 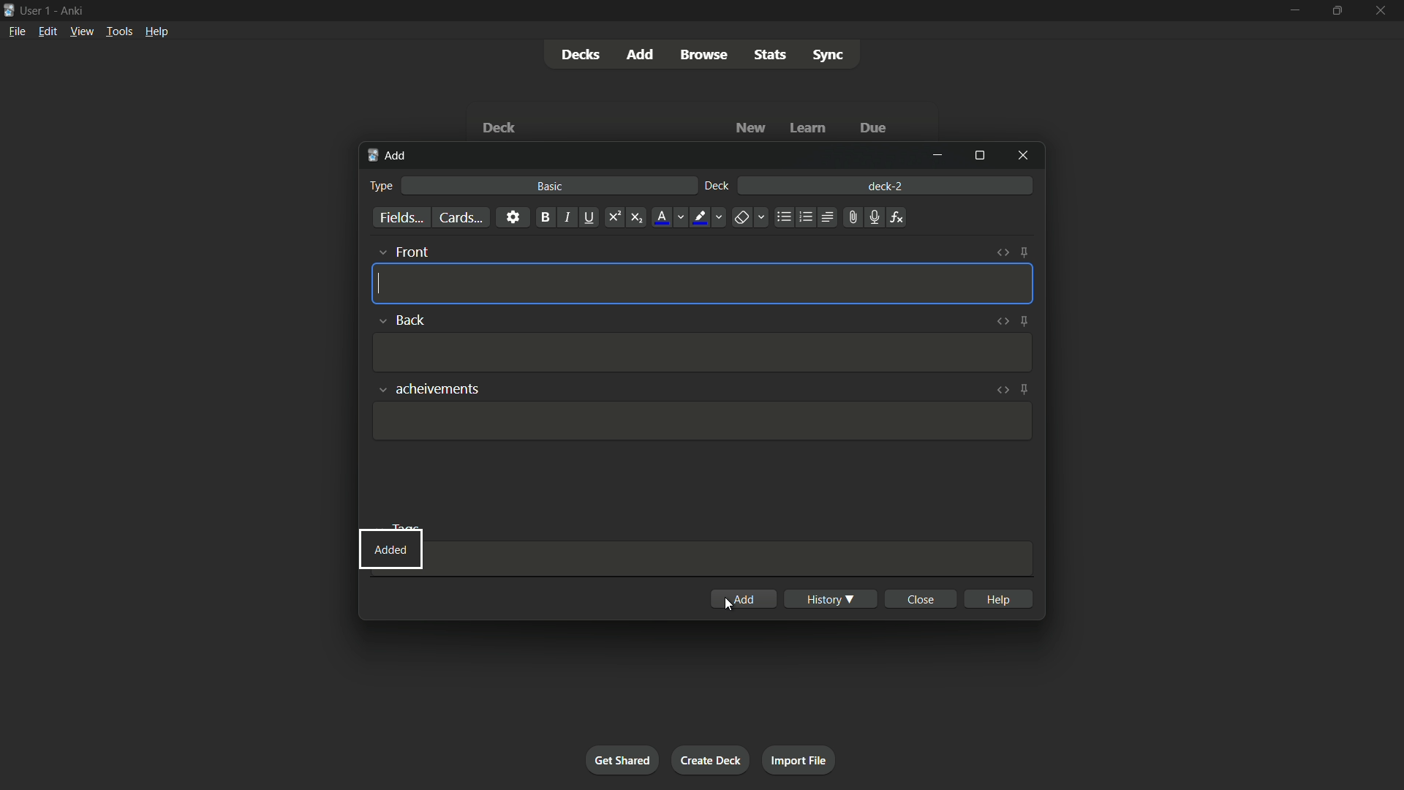 What do you see at coordinates (381, 187) in the screenshot?
I see `type` at bounding box center [381, 187].